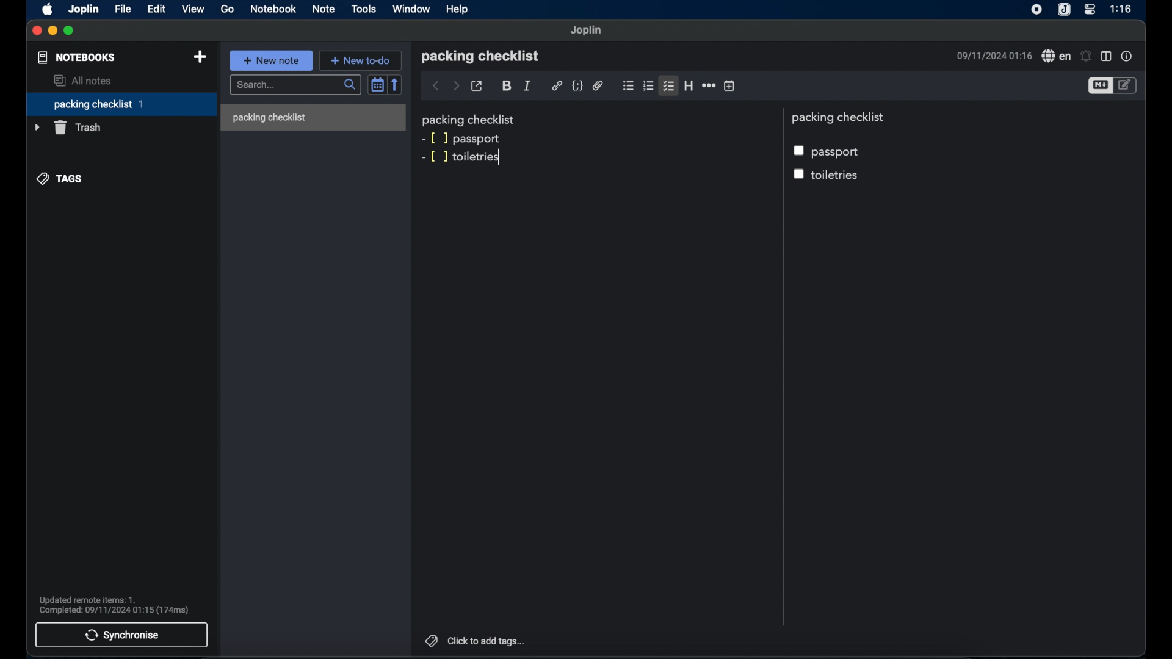 The width and height of the screenshot is (1172, 659). What do you see at coordinates (469, 120) in the screenshot?
I see `packing checklist` at bounding box center [469, 120].